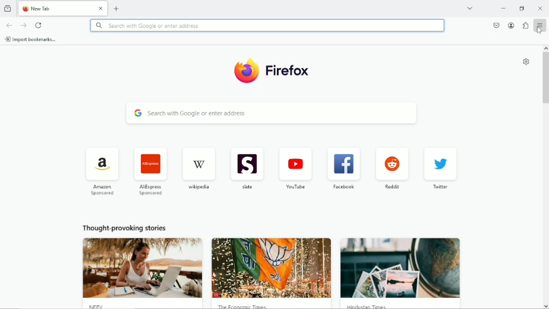 The image size is (549, 309). I want to click on AliExpress, so click(150, 192).